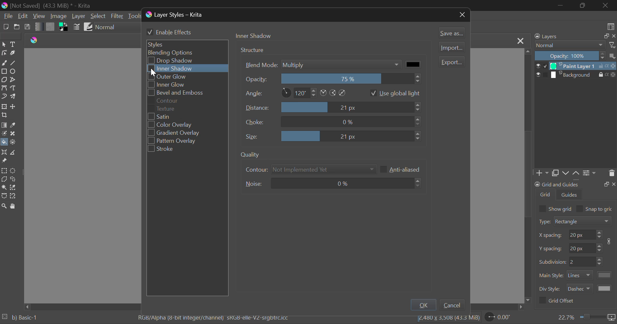  Describe the element at coordinates (4, 107) in the screenshot. I see `Transform Layer` at that location.